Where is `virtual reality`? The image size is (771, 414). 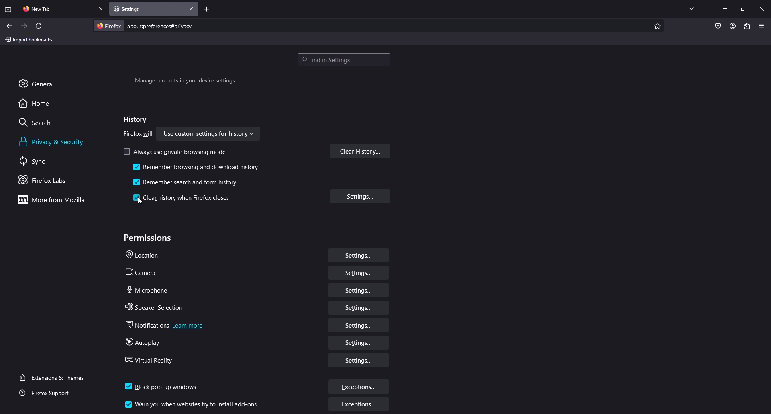
virtual reality is located at coordinates (152, 359).